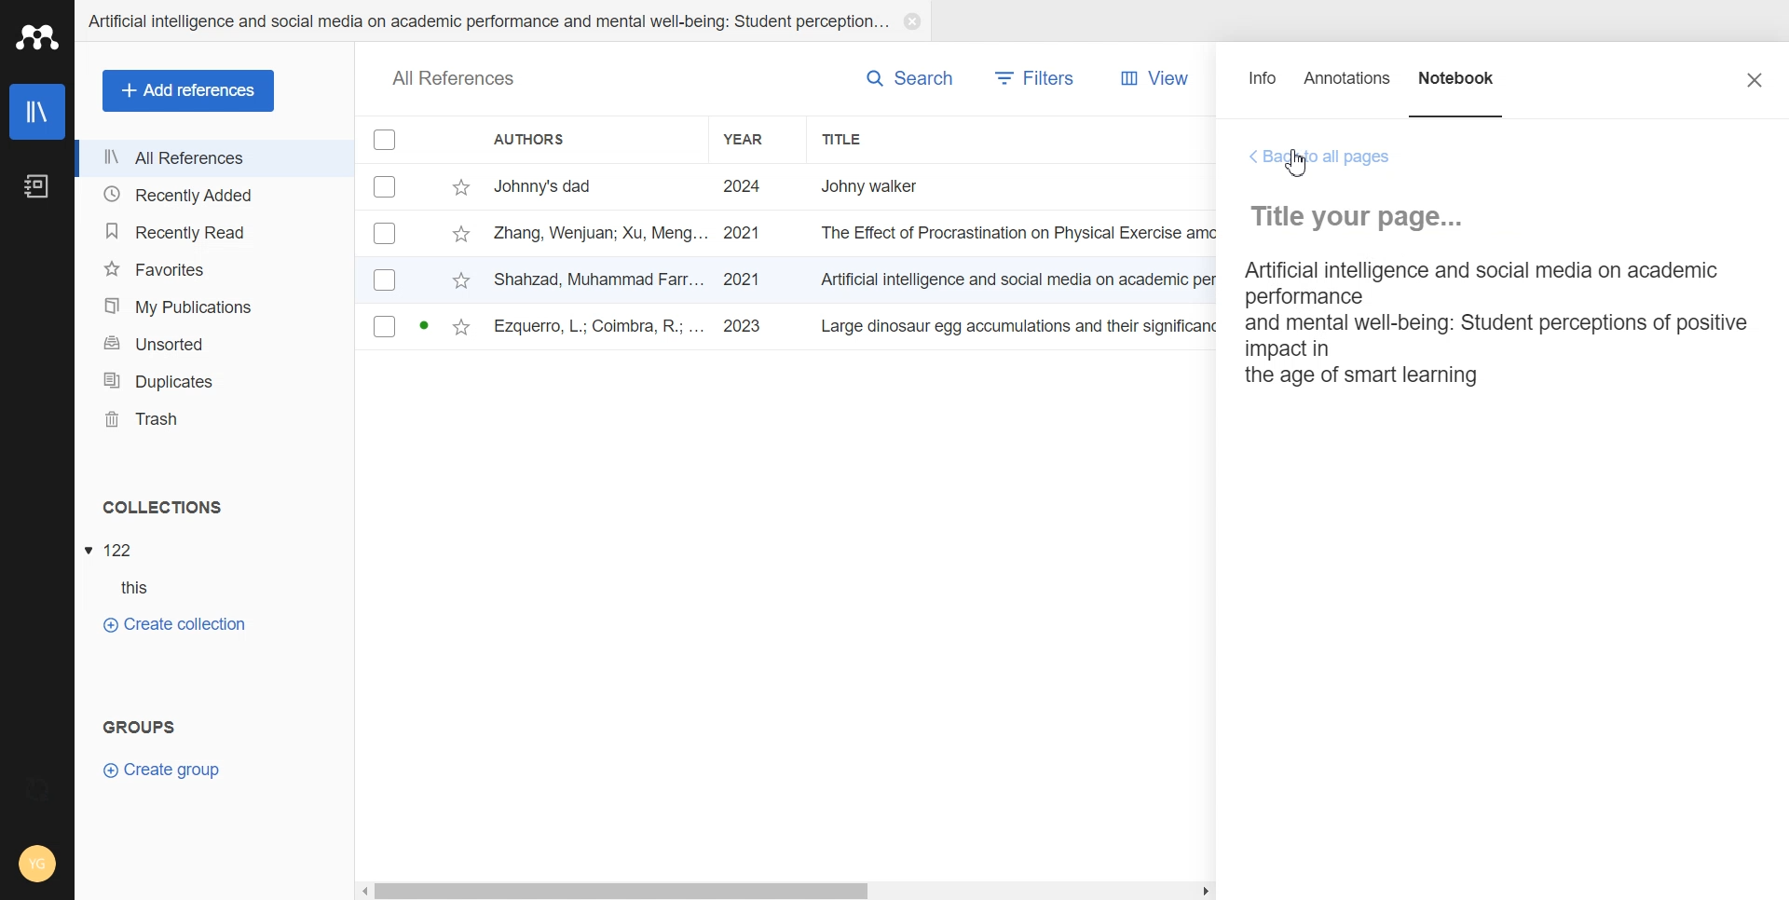  I want to click on Trash, so click(214, 419).